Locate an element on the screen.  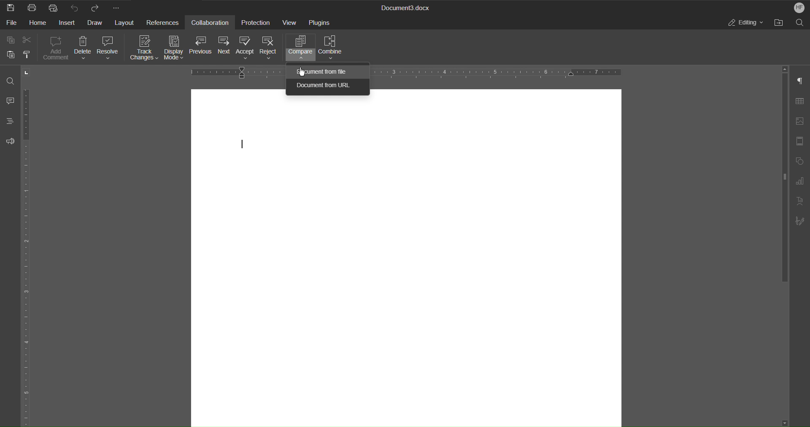
Copy is located at coordinates (11, 40).